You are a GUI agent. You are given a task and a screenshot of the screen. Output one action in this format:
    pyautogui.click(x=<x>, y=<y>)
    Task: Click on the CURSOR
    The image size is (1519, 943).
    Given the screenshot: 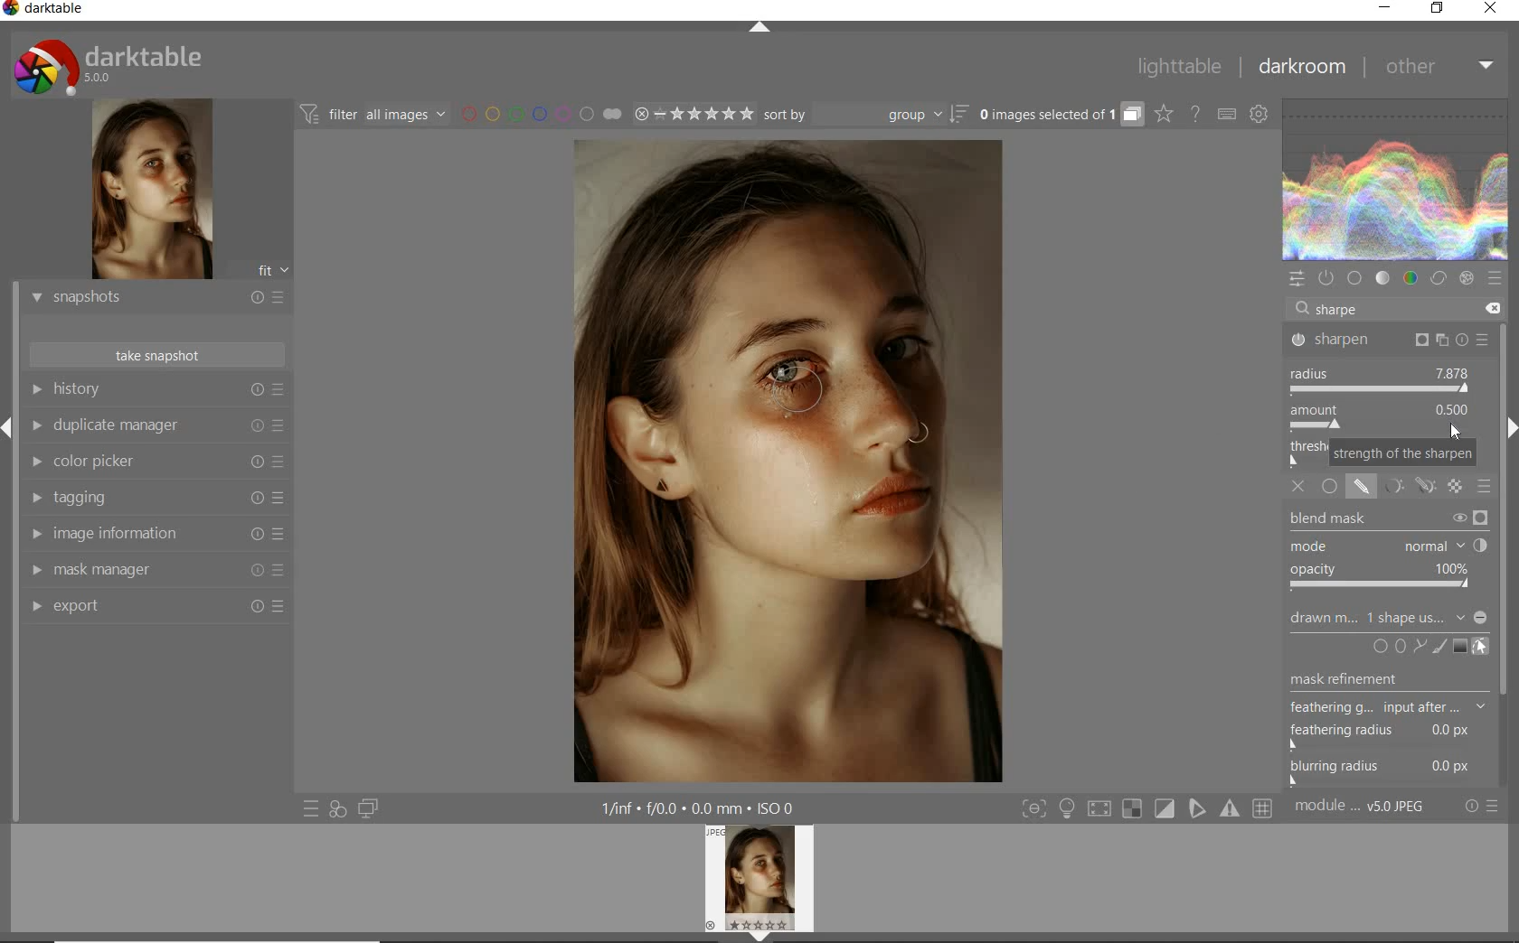 What is the action you would take?
    pyautogui.click(x=1455, y=431)
    